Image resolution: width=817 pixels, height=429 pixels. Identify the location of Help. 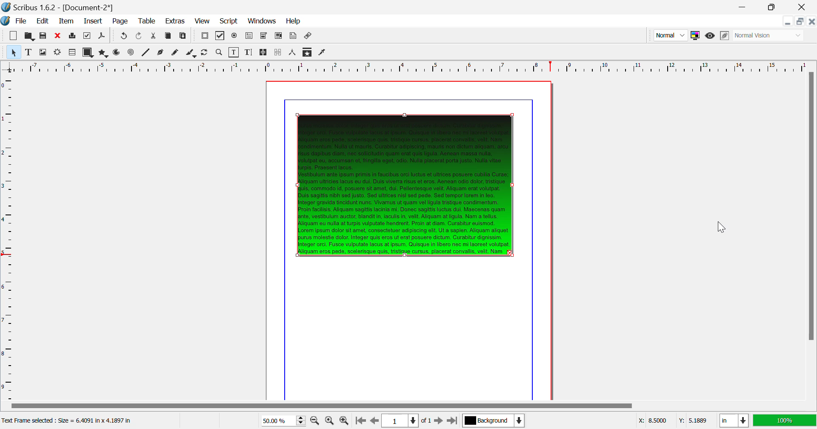
(294, 21).